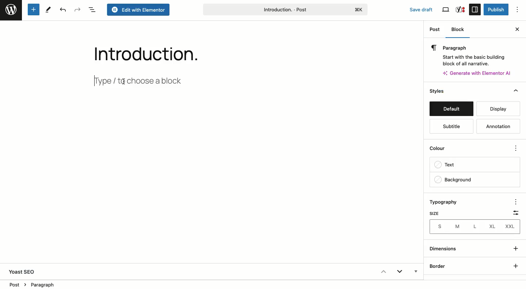 The width and height of the screenshot is (526, 289). I want to click on Yoast SEO, so click(25, 271).